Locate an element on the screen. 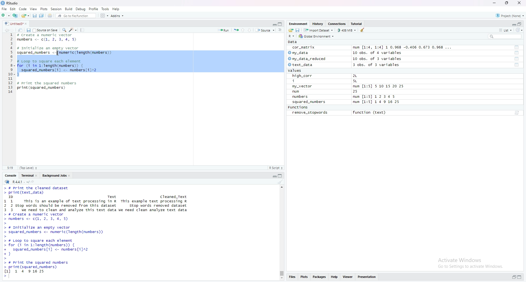 This screenshot has height=282, width=526. Open an existing file is located at coordinates (25, 15).